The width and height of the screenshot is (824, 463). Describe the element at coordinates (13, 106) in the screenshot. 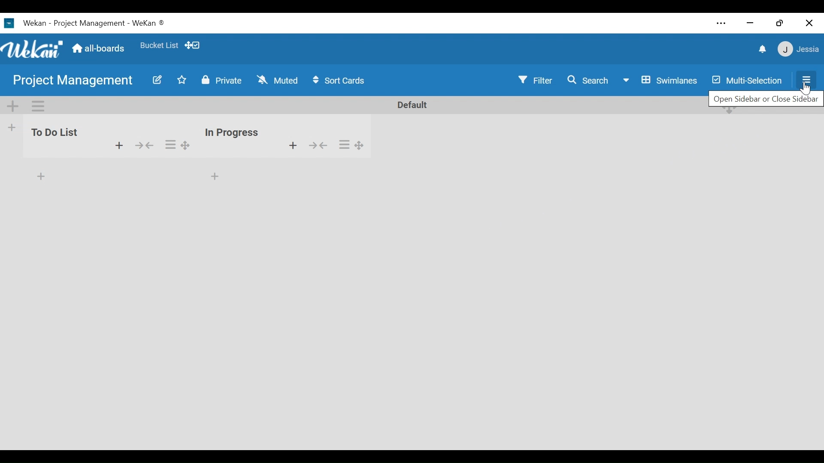

I see `Add Swimlane` at that location.